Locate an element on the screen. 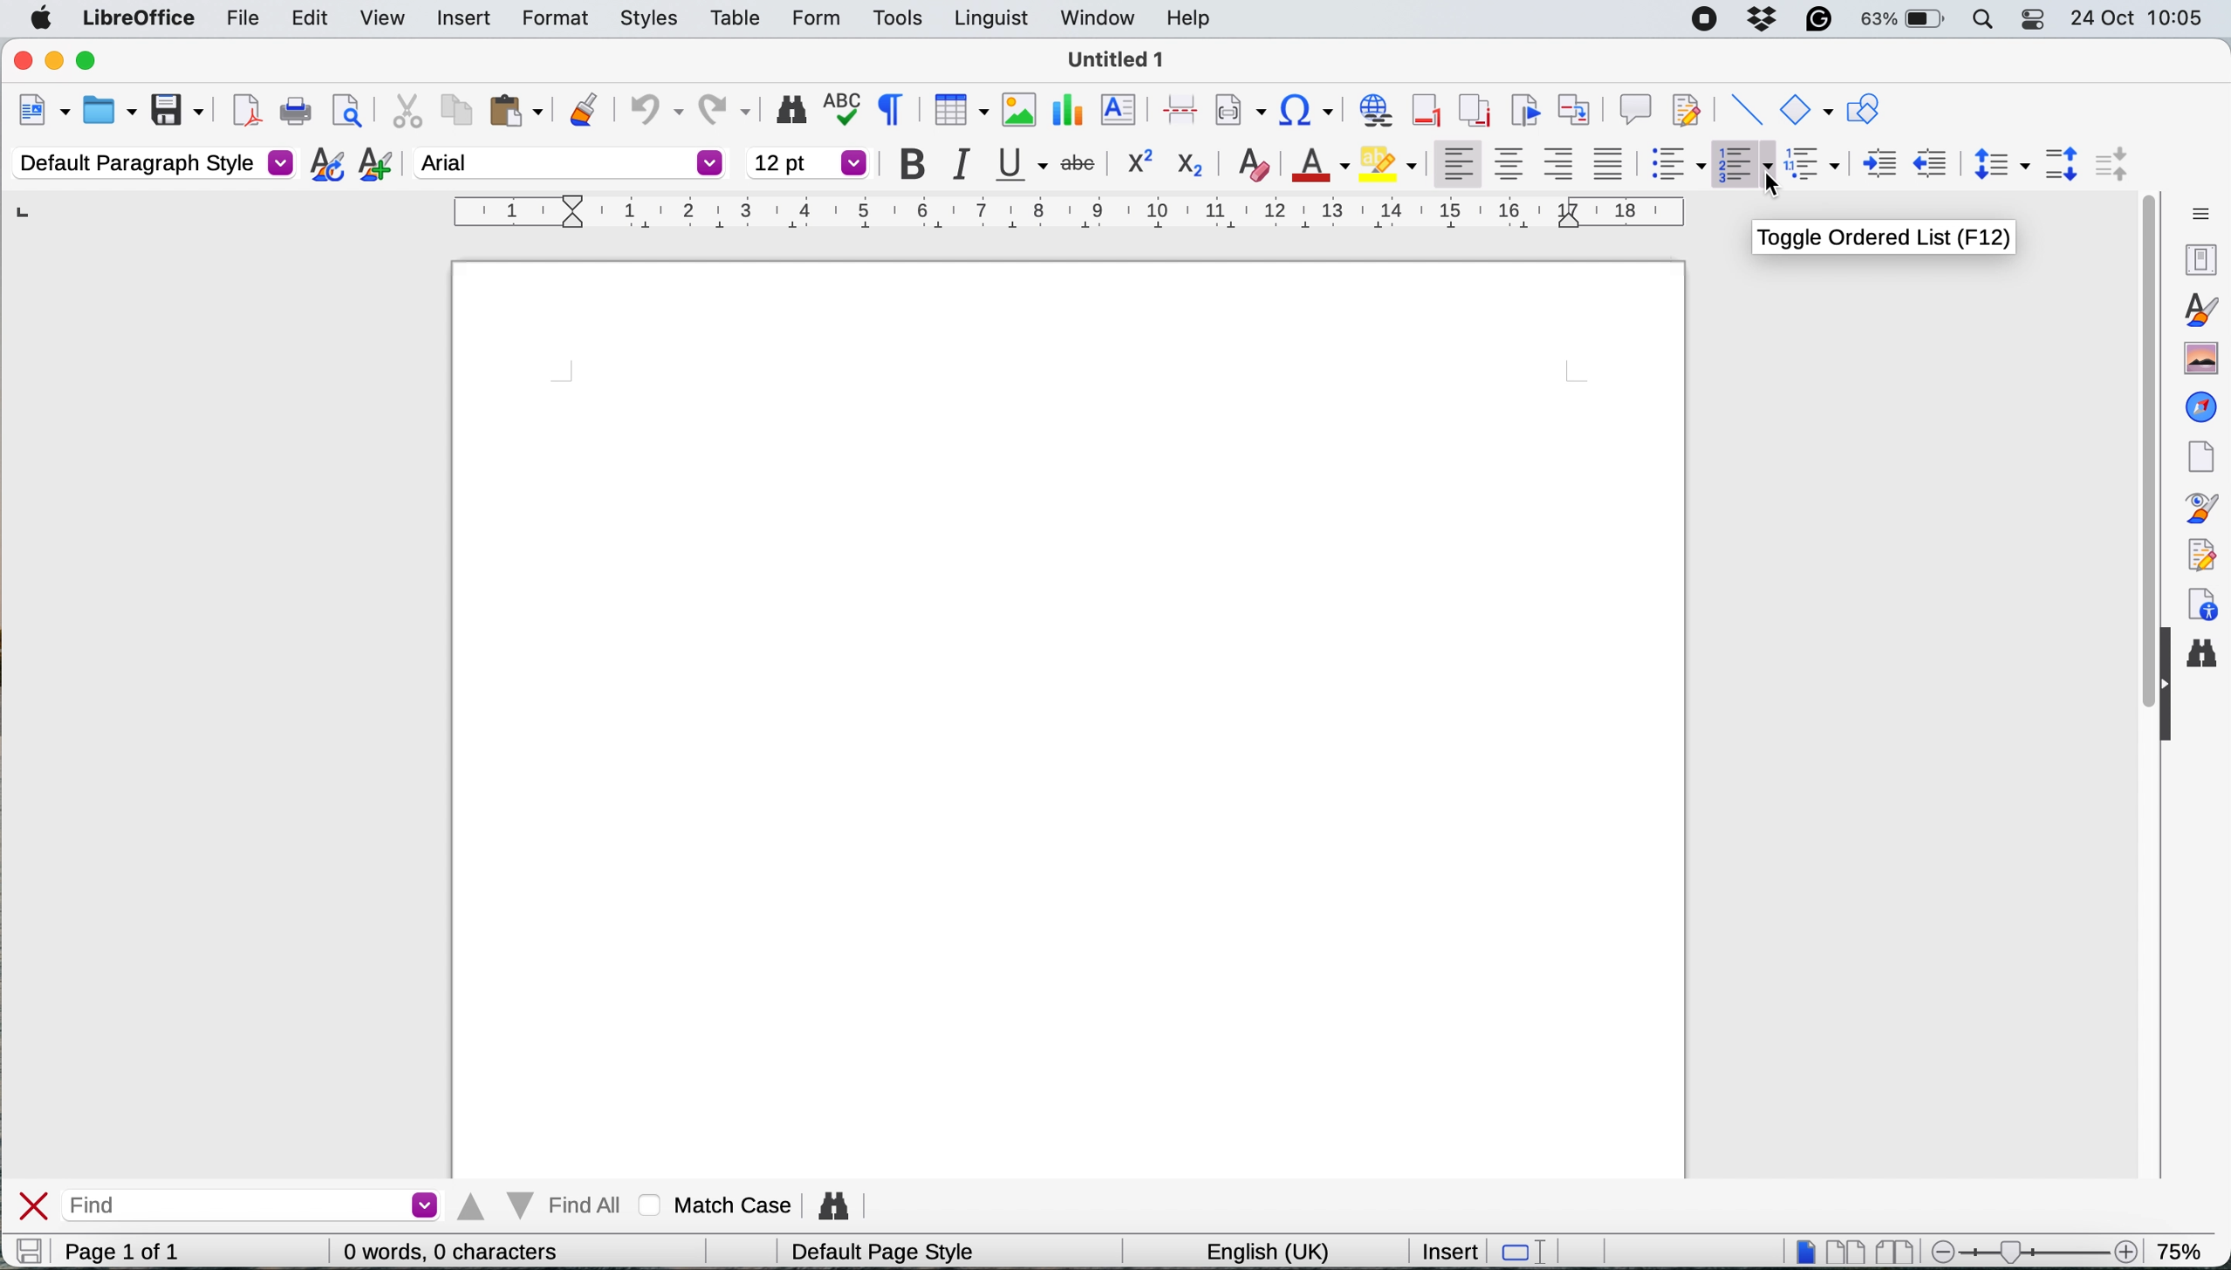  fill color is located at coordinates (1388, 162).